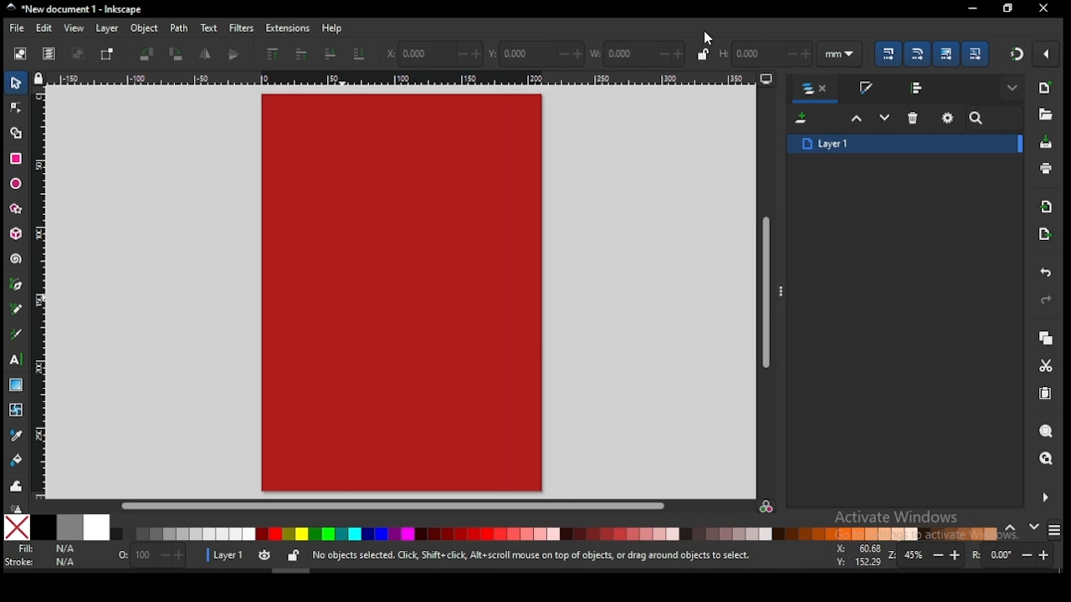  Describe the element at coordinates (69, 528) in the screenshot. I see `50% grey` at that location.